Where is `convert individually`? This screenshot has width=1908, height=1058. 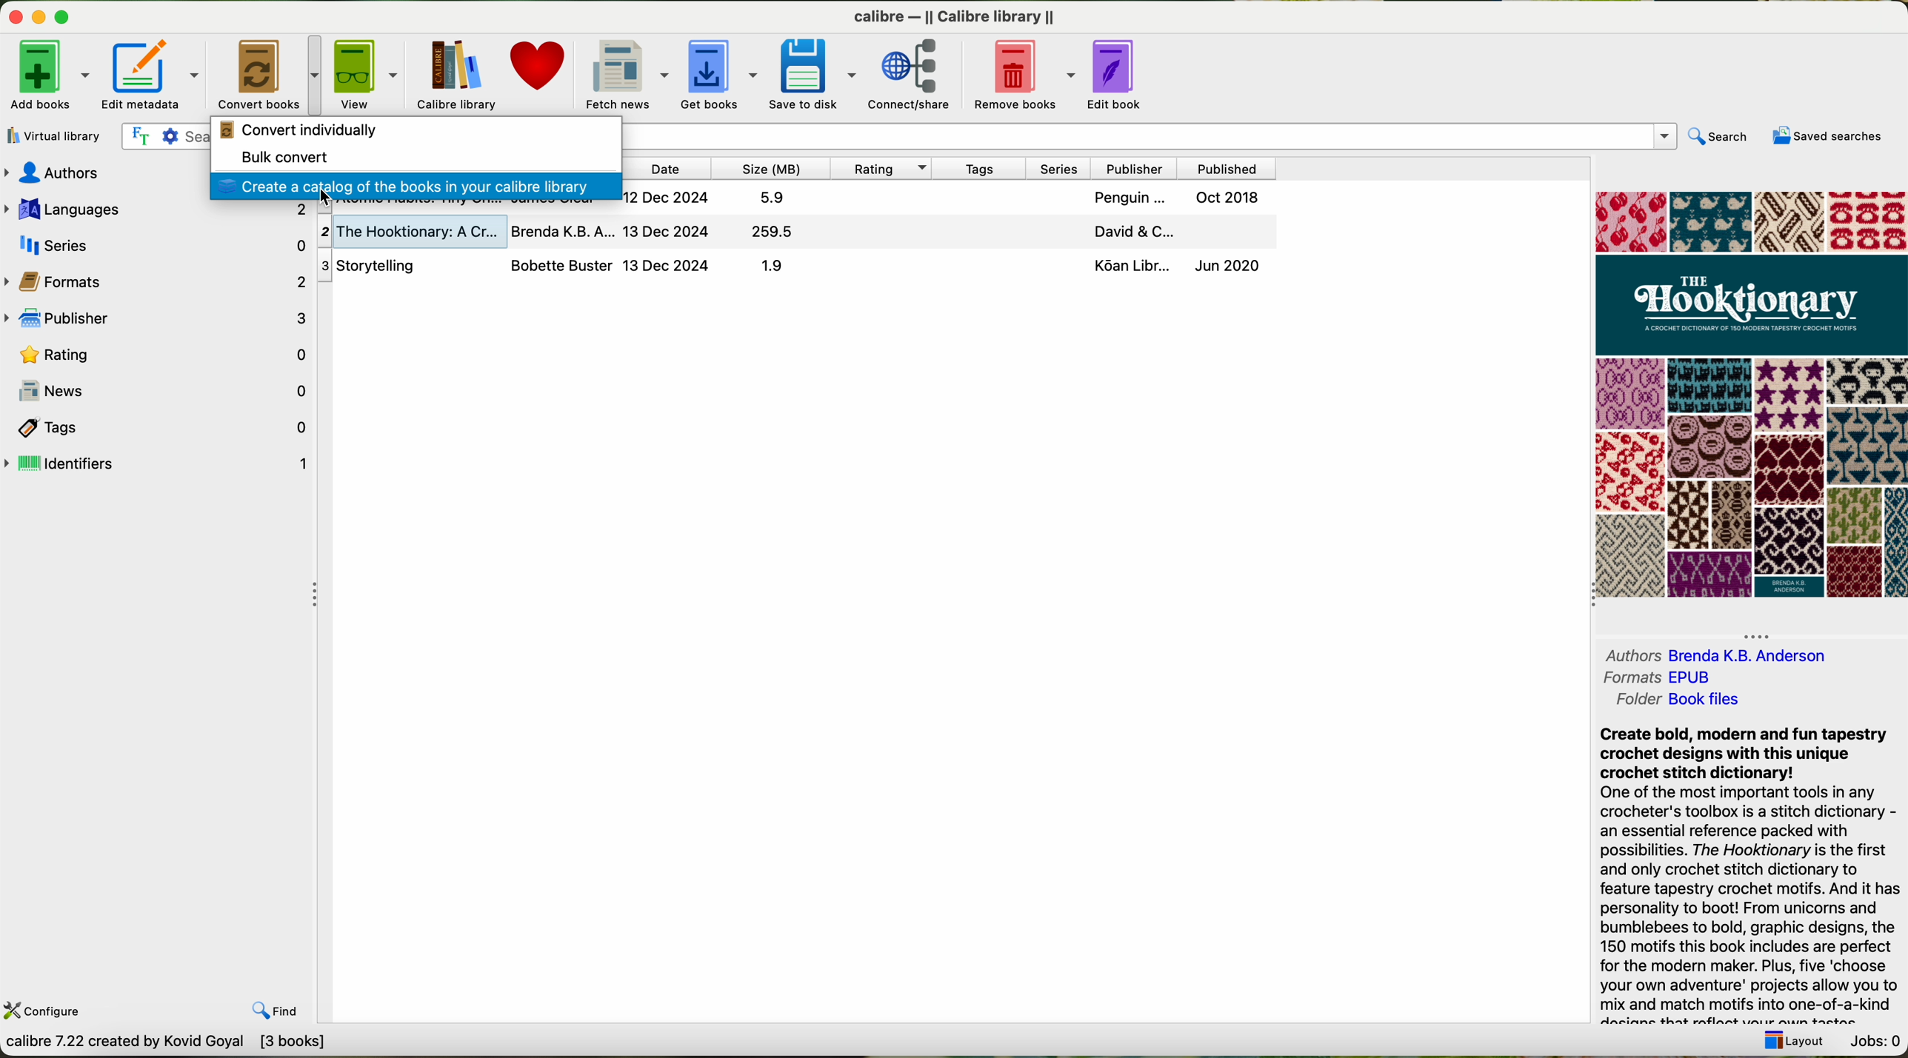 convert individually is located at coordinates (301, 129).